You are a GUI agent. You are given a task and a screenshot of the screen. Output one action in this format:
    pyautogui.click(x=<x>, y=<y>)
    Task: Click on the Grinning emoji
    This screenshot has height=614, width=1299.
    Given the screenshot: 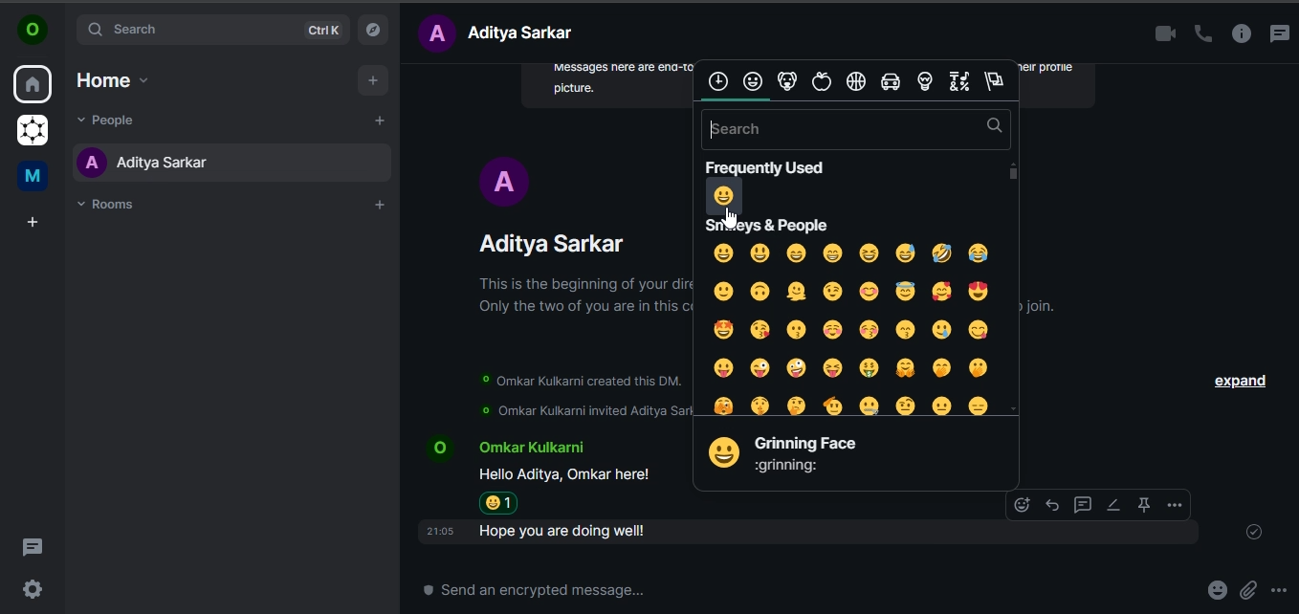 What is the action you would take?
    pyautogui.click(x=721, y=455)
    